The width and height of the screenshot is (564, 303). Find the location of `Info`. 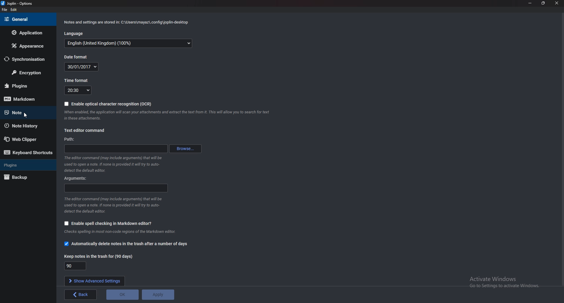

Info is located at coordinates (111, 205).